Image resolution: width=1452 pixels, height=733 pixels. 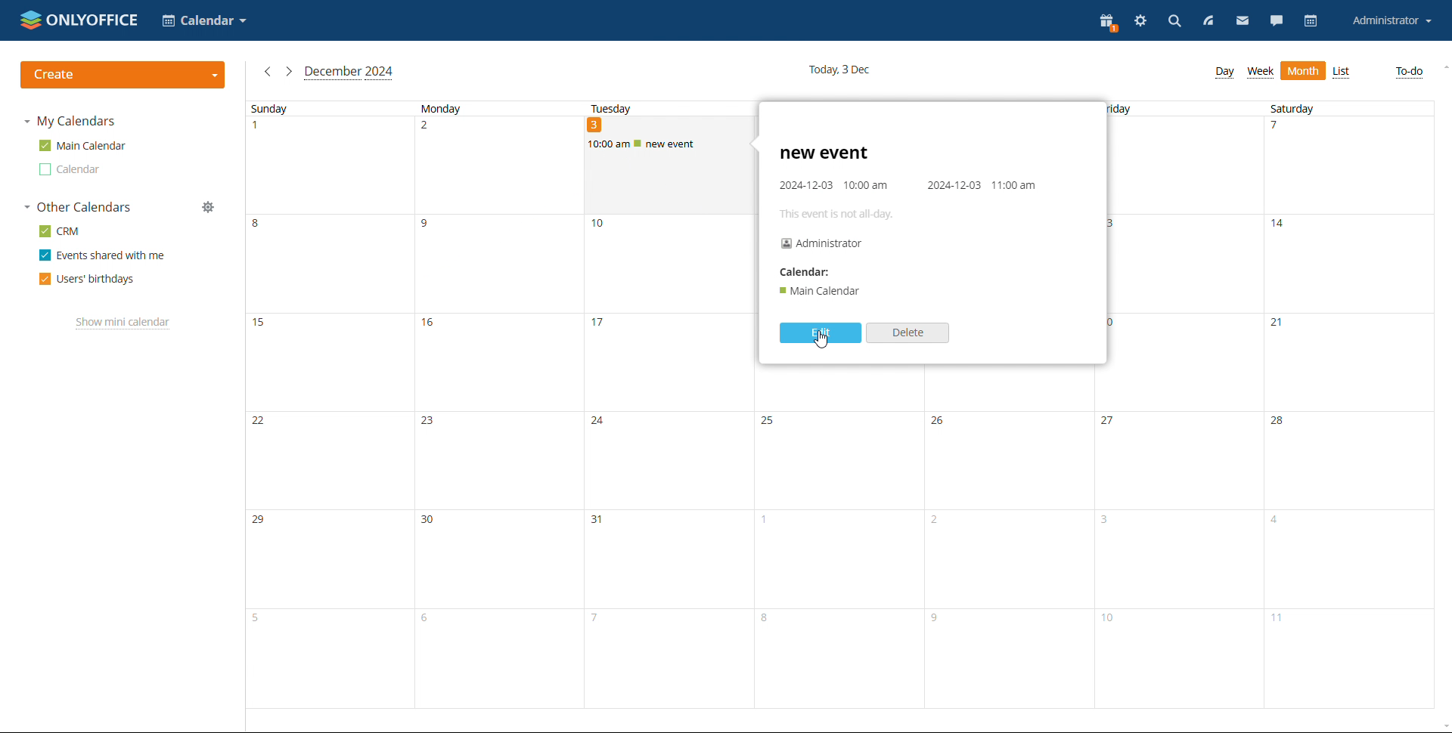 What do you see at coordinates (1009, 461) in the screenshot?
I see `26` at bounding box center [1009, 461].